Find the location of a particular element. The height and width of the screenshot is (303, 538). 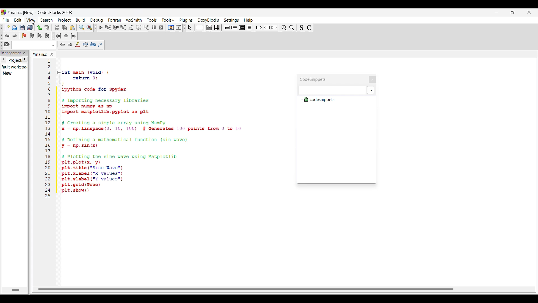

Debug menu is located at coordinates (97, 20).